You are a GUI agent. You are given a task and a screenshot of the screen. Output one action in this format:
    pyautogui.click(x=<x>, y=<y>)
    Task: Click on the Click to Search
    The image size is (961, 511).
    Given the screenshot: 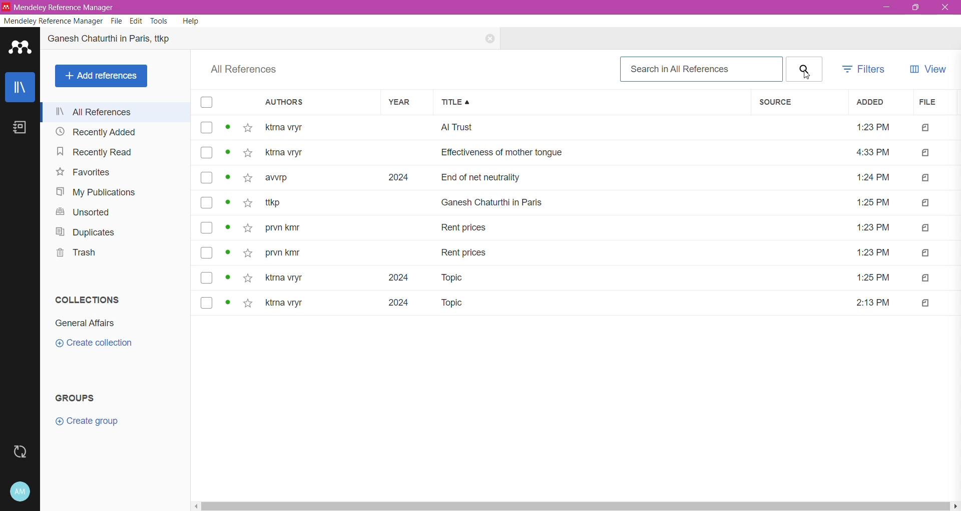 What is the action you would take?
    pyautogui.click(x=804, y=69)
    